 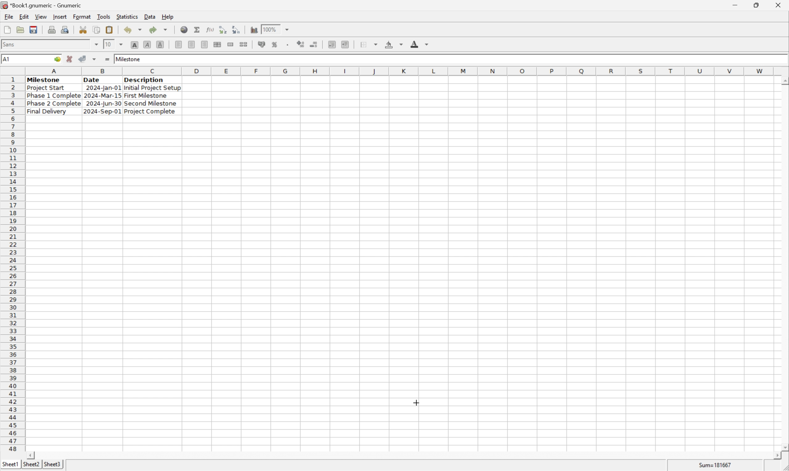 What do you see at coordinates (415, 402) in the screenshot?
I see `cursor` at bounding box center [415, 402].